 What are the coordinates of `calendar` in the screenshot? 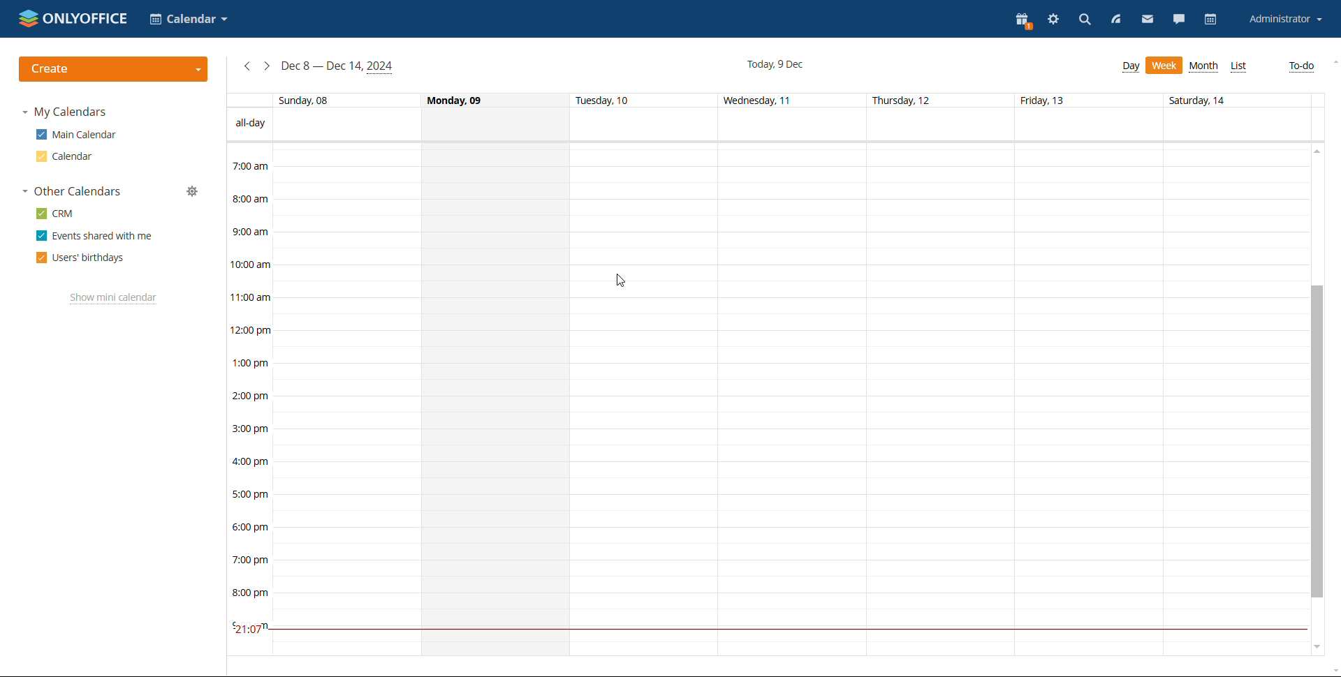 It's located at (62, 156).